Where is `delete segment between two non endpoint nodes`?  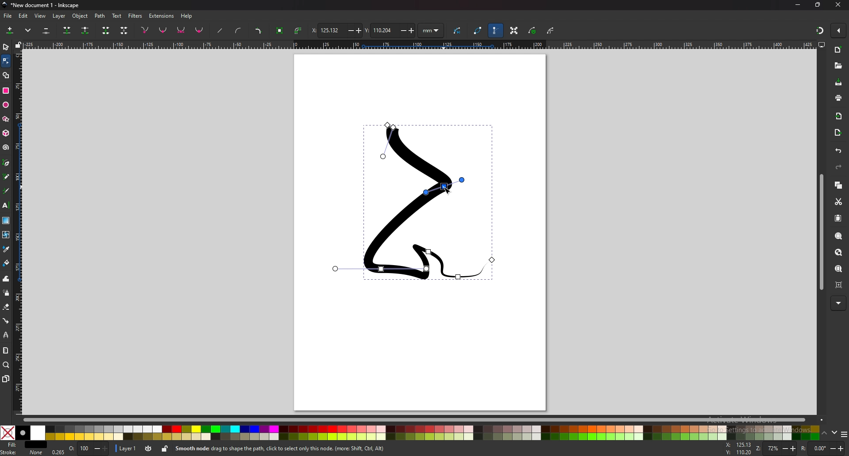 delete segment between two non endpoint nodes is located at coordinates (125, 31).